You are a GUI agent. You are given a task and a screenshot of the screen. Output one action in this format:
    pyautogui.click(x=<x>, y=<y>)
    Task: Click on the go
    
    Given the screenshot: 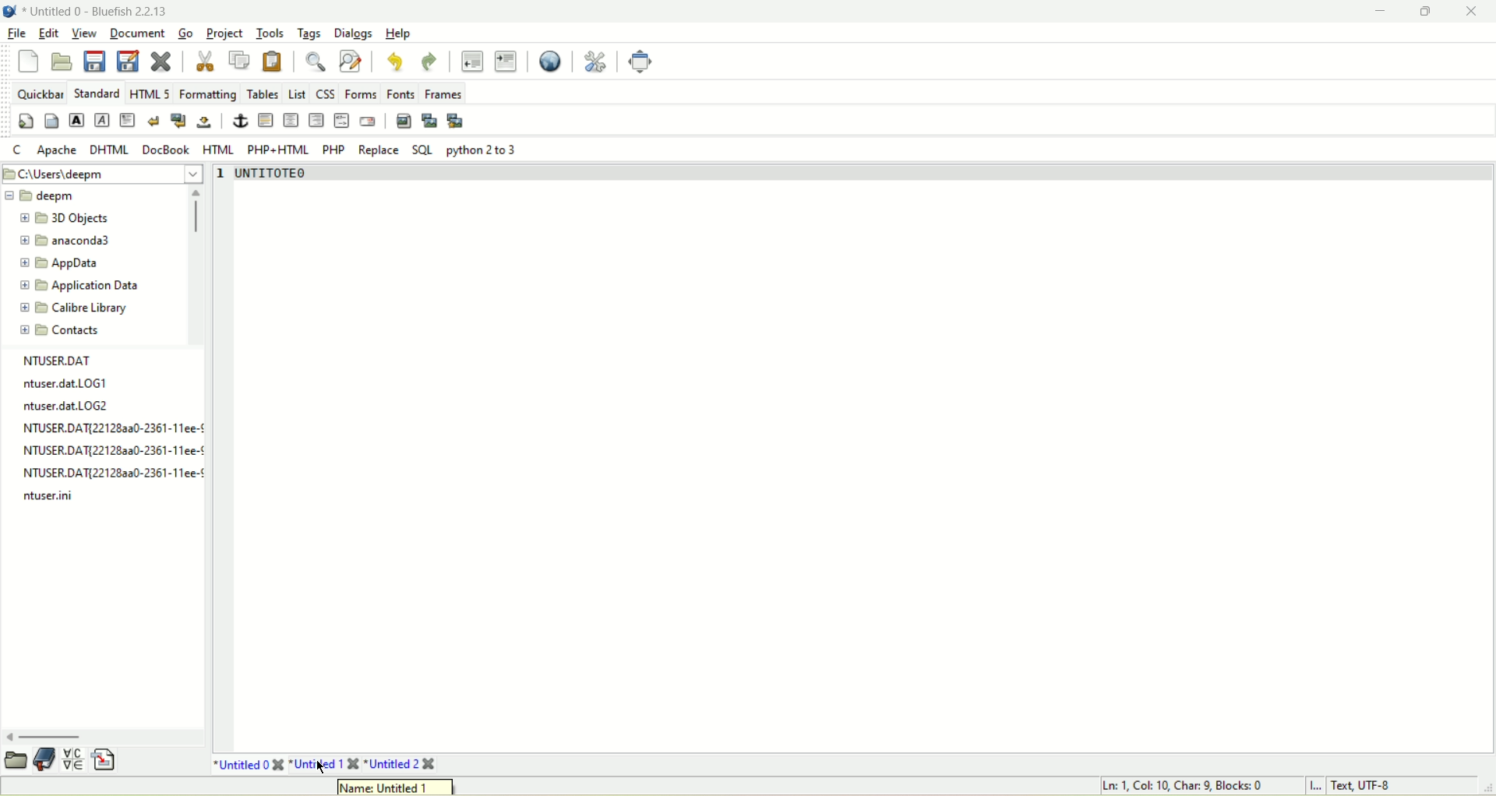 What is the action you would take?
    pyautogui.click(x=186, y=33)
    